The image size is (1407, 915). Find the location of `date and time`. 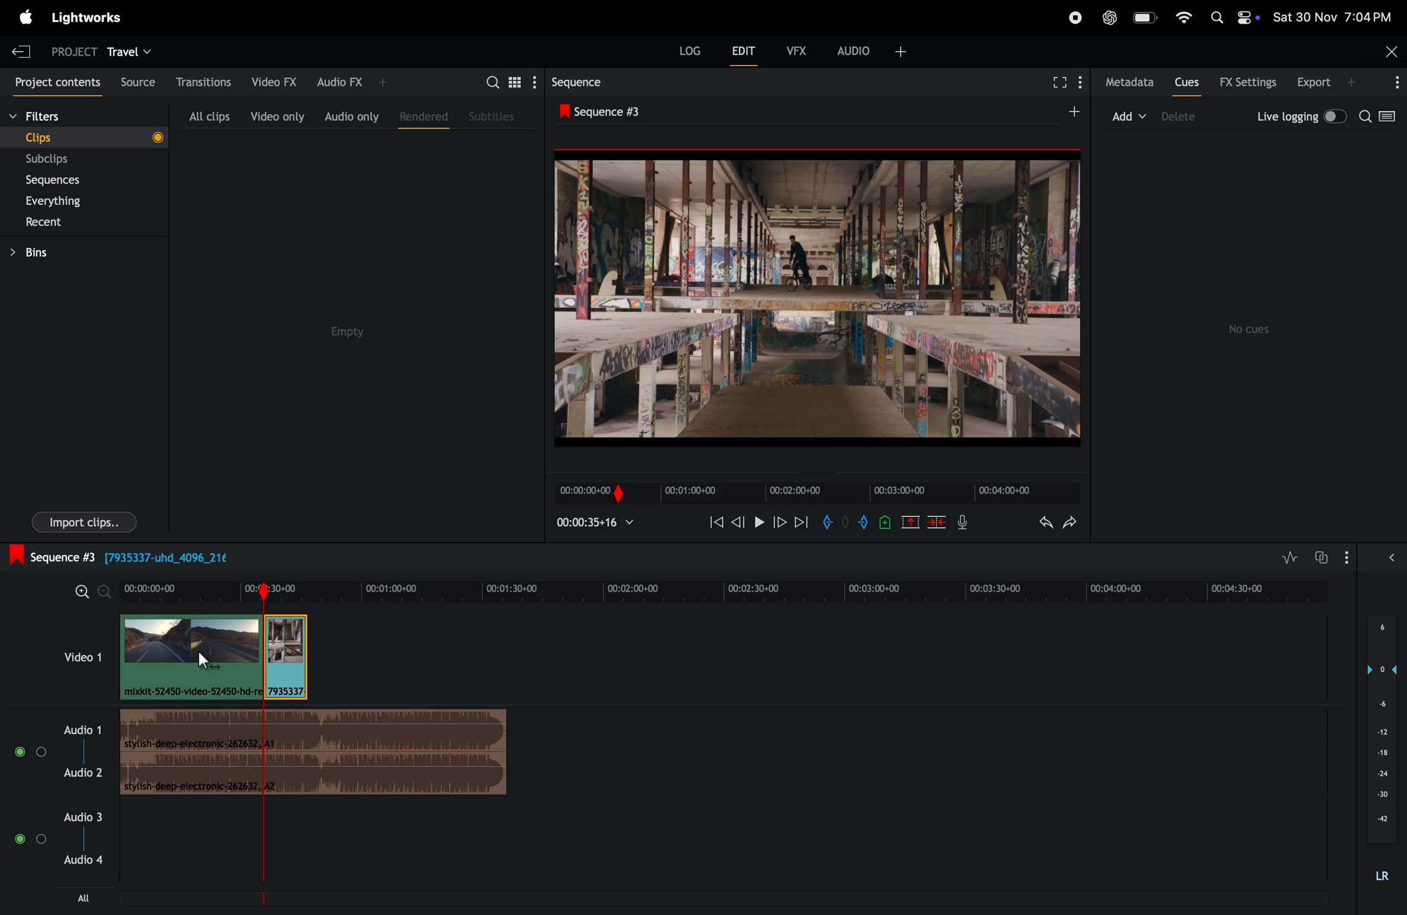

date and time is located at coordinates (1338, 17).